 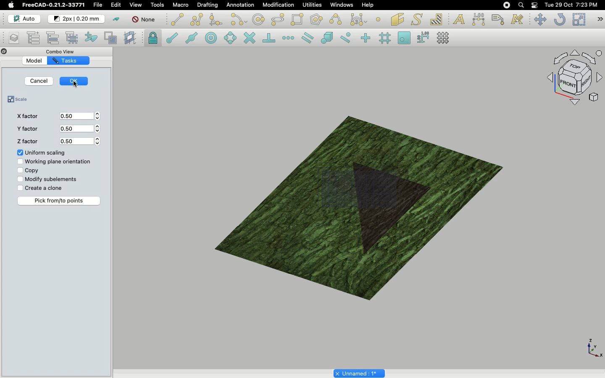 I want to click on Auto, so click(x=21, y=18).